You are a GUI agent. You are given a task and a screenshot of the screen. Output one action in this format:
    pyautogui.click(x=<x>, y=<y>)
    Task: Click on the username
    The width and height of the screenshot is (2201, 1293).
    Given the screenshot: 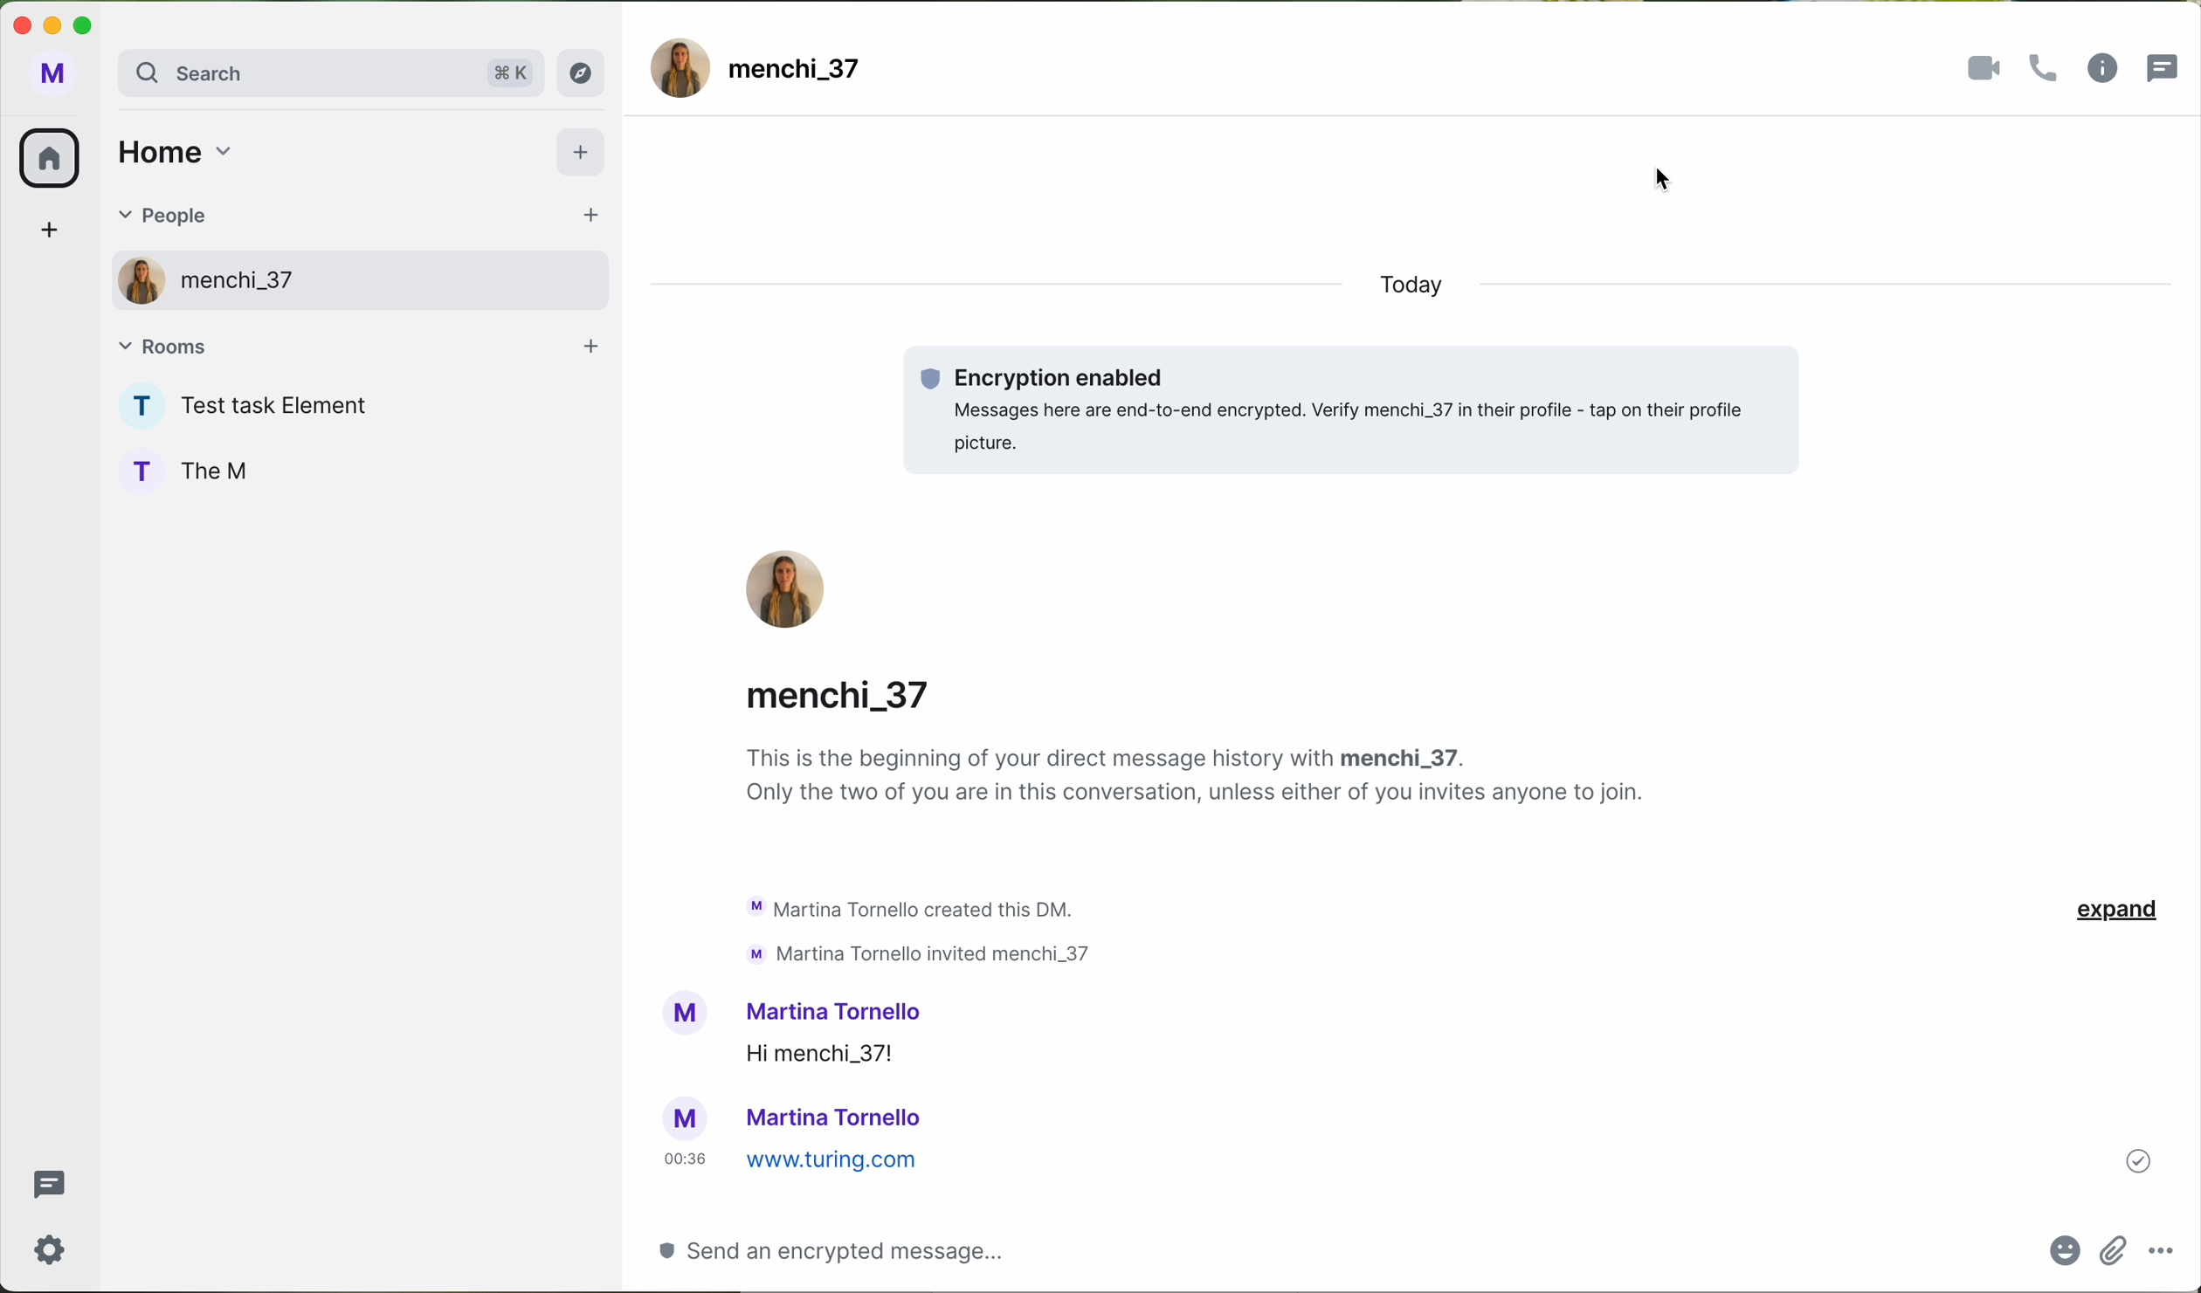 What is the action you would take?
    pyautogui.click(x=833, y=707)
    